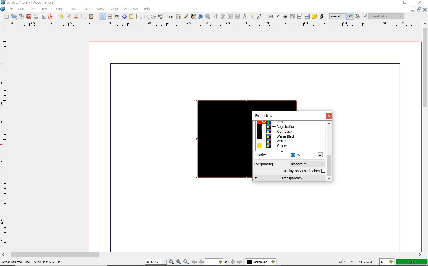  What do you see at coordinates (424, 10) in the screenshot?
I see `CLOSE` at bounding box center [424, 10].